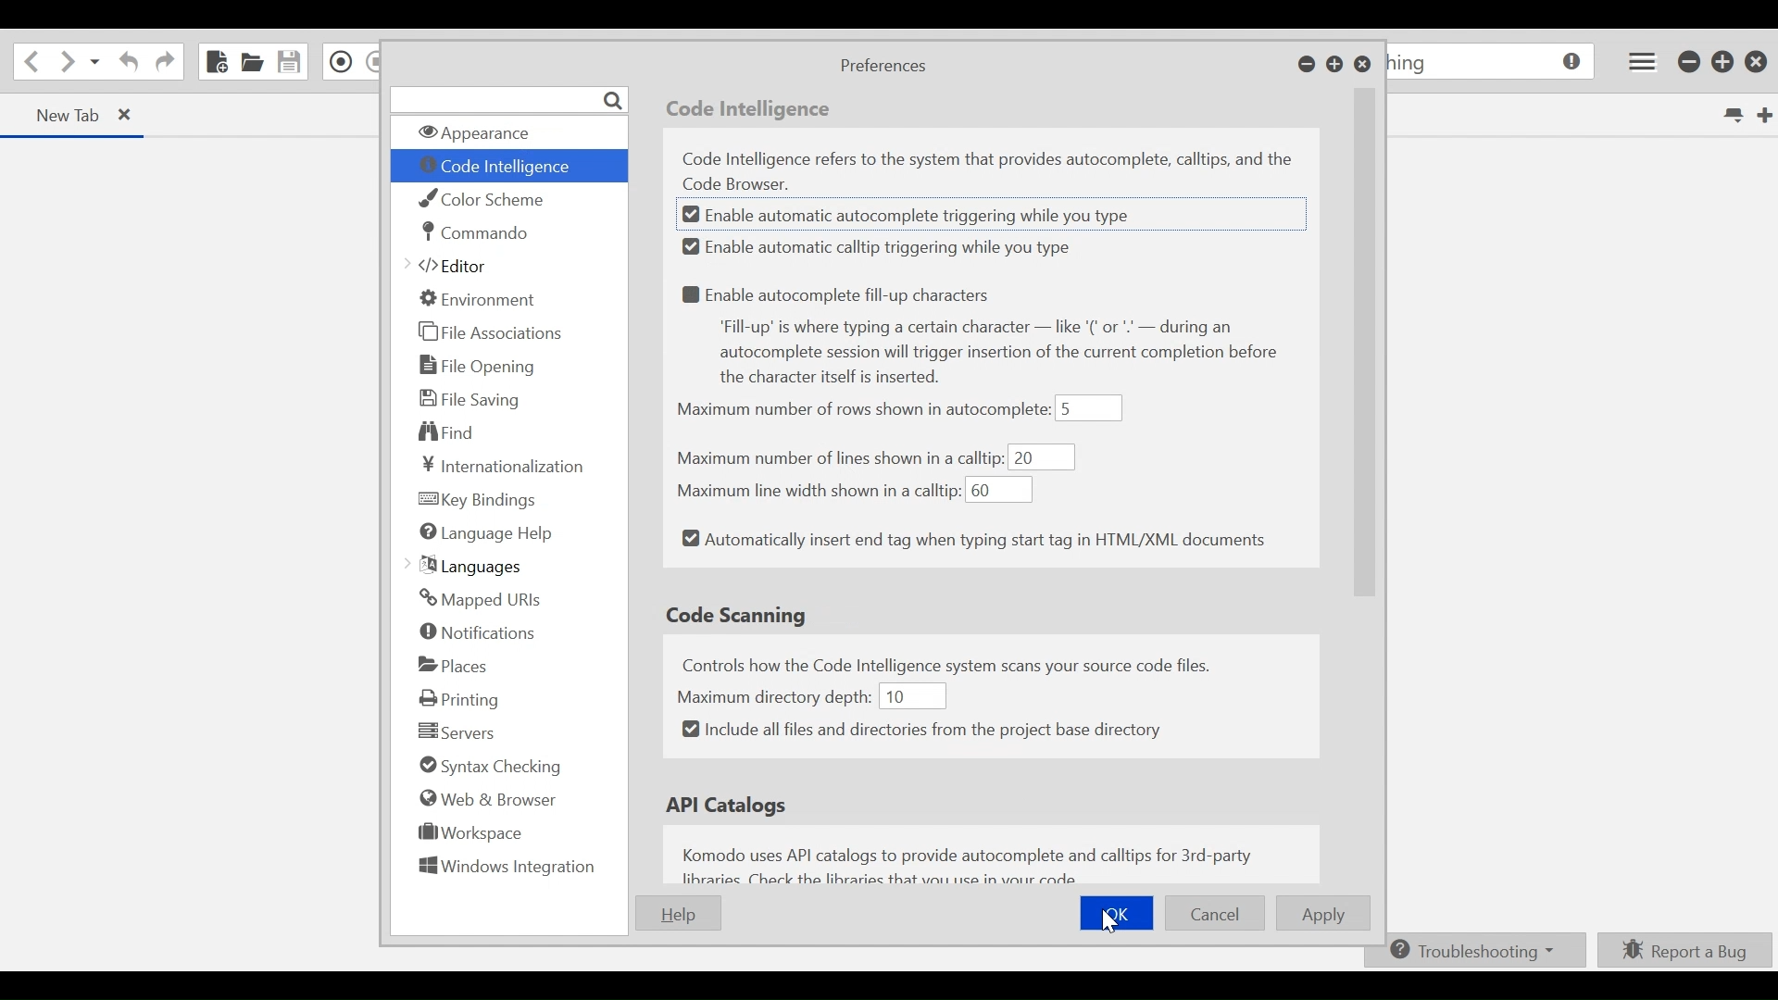 The height and width of the screenshot is (1000, 1778). I want to click on Search, so click(508, 99).